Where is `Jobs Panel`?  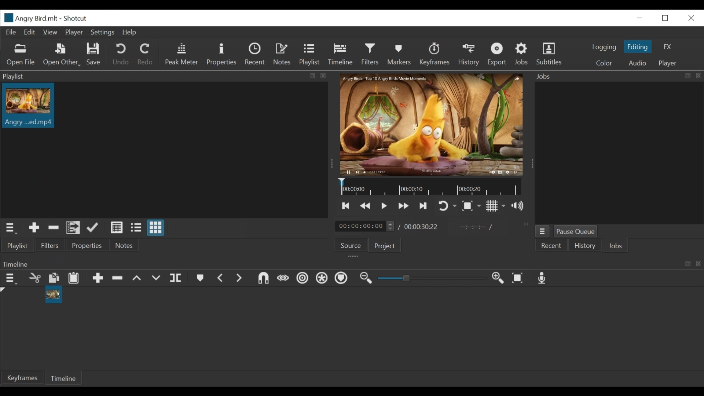
Jobs Panel is located at coordinates (619, 153).